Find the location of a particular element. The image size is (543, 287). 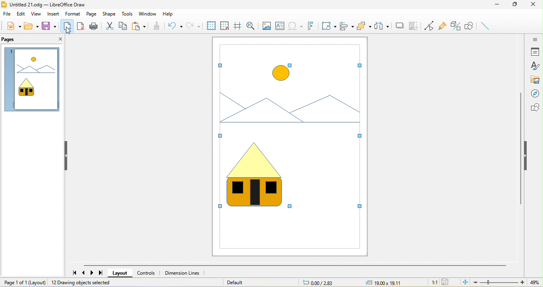

export is located at coordinates (67, 25).